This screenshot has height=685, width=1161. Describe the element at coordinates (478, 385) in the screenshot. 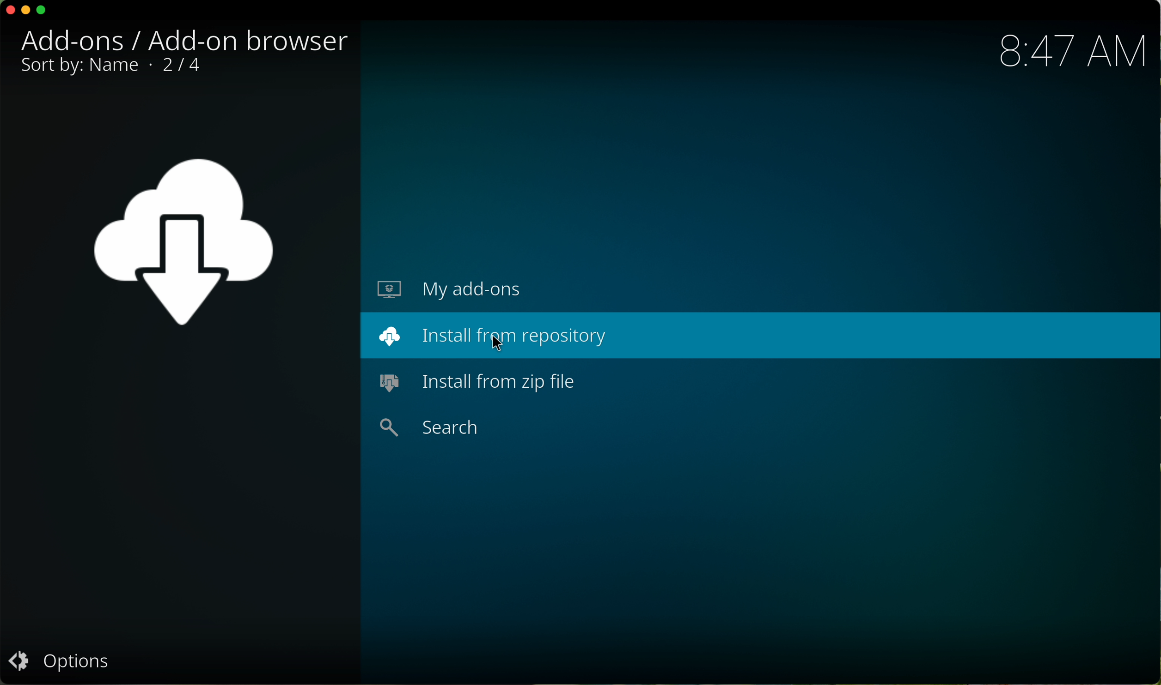

I see `install from zip file` at that location.